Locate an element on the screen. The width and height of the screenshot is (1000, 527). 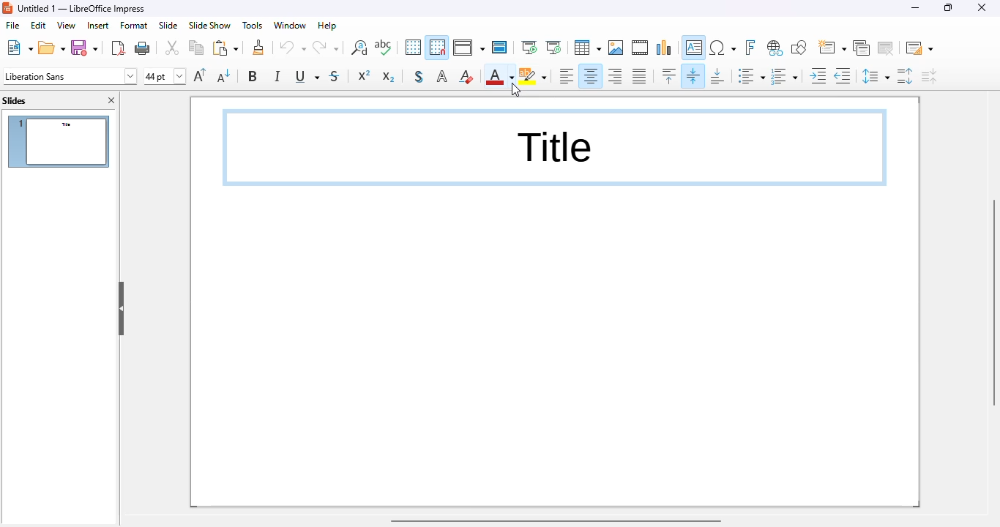
insert is located at coordinates (98, 26).